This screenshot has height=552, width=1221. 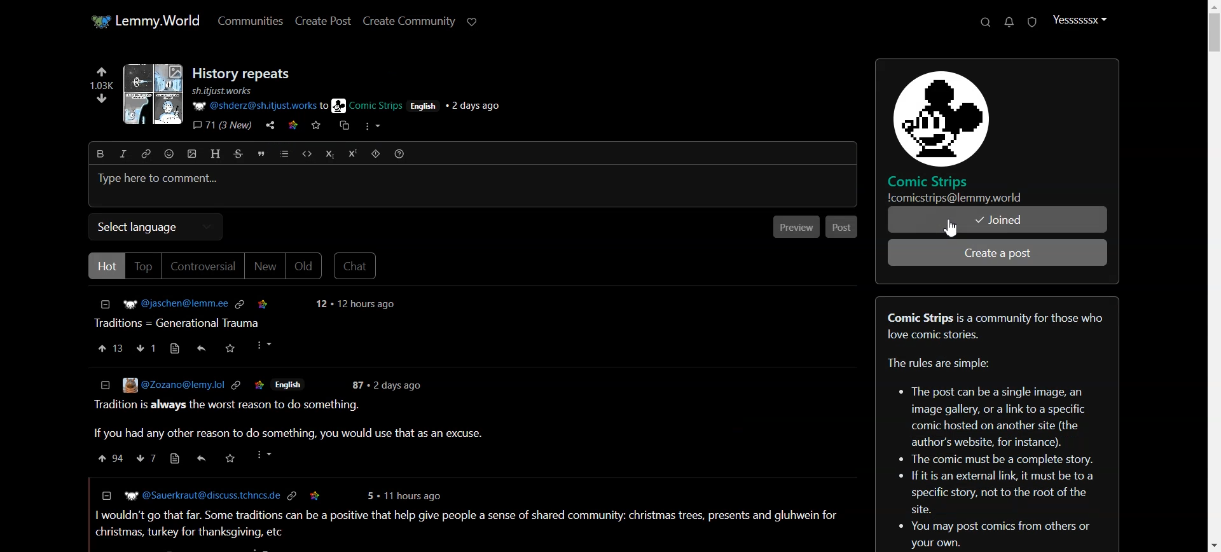 I want to click on Select language, so click(x=156, y=227).